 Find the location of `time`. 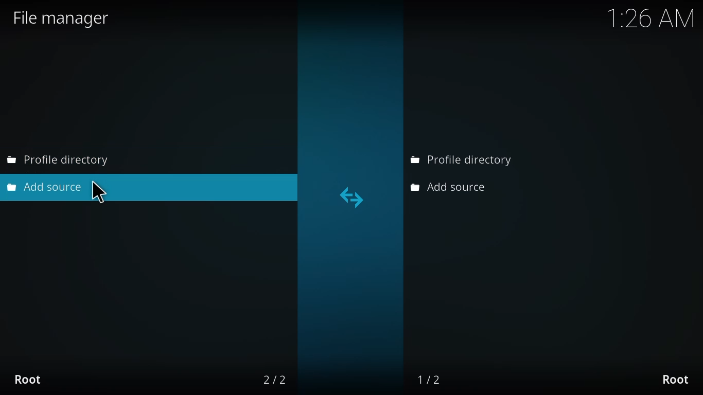

time is located at coordinates (101, 197).